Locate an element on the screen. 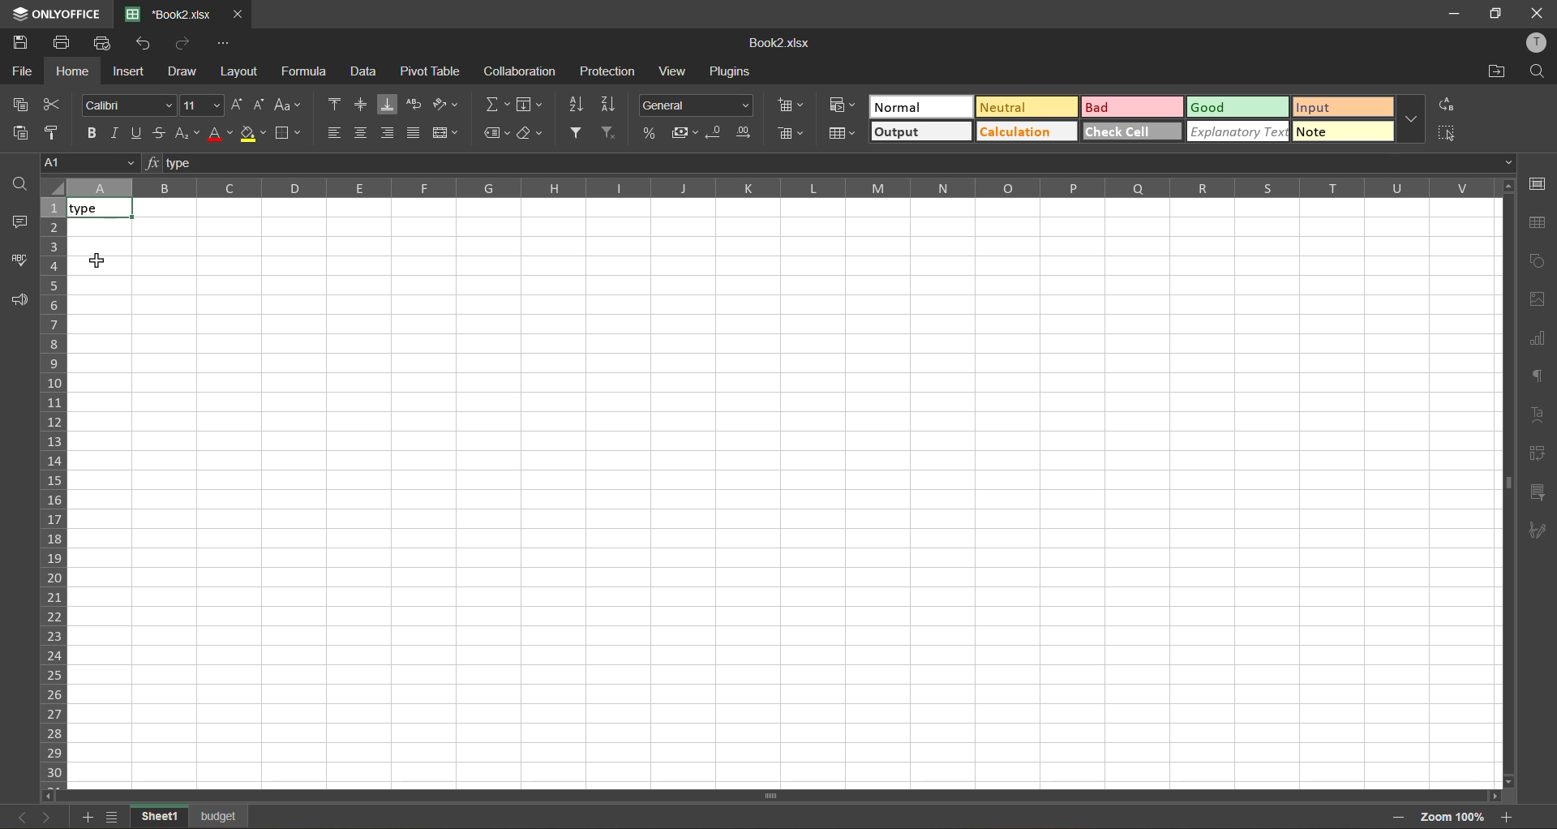  undo is located at coordinates (148, 44).